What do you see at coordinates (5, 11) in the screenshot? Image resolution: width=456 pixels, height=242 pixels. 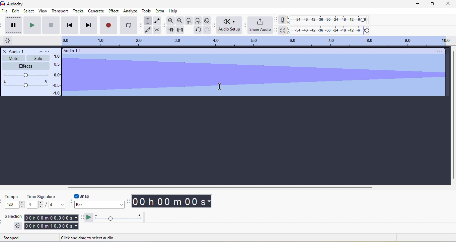 I see `file` at bounding box center [5, 11].